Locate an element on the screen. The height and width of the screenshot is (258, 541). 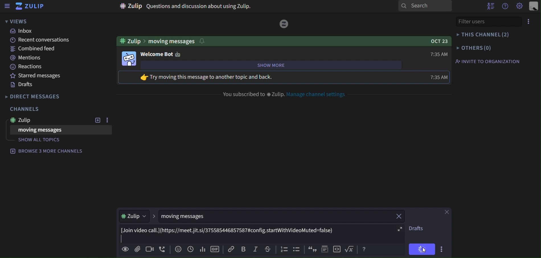
this channel (2) is located at coordinates (484, 35).